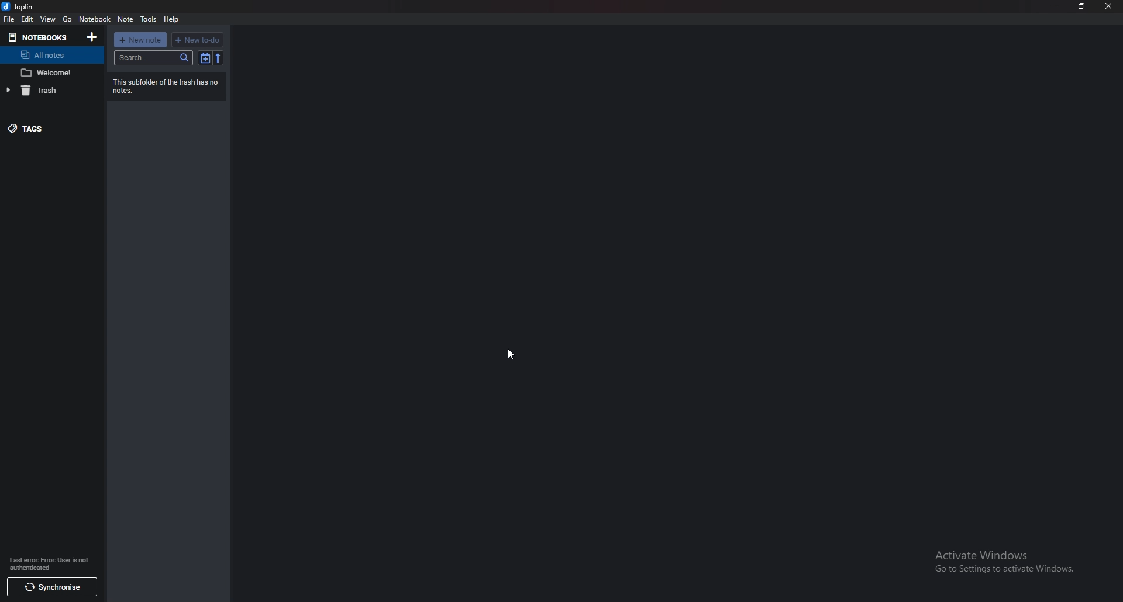  Describe the element at coordinates (205, 58) in the screenshot. I see `toggle sort` at that location.